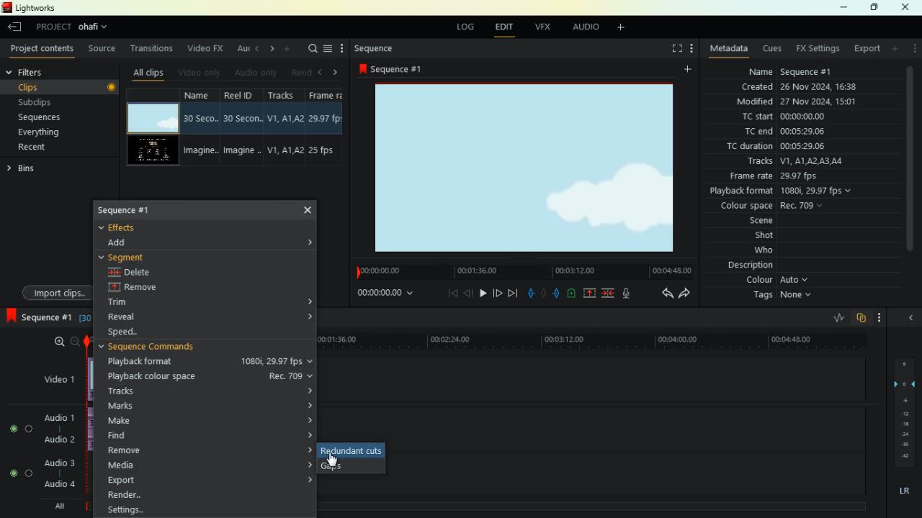 This screenshot has width=922, height=518. I want to click on all clips, so click(148, 74).